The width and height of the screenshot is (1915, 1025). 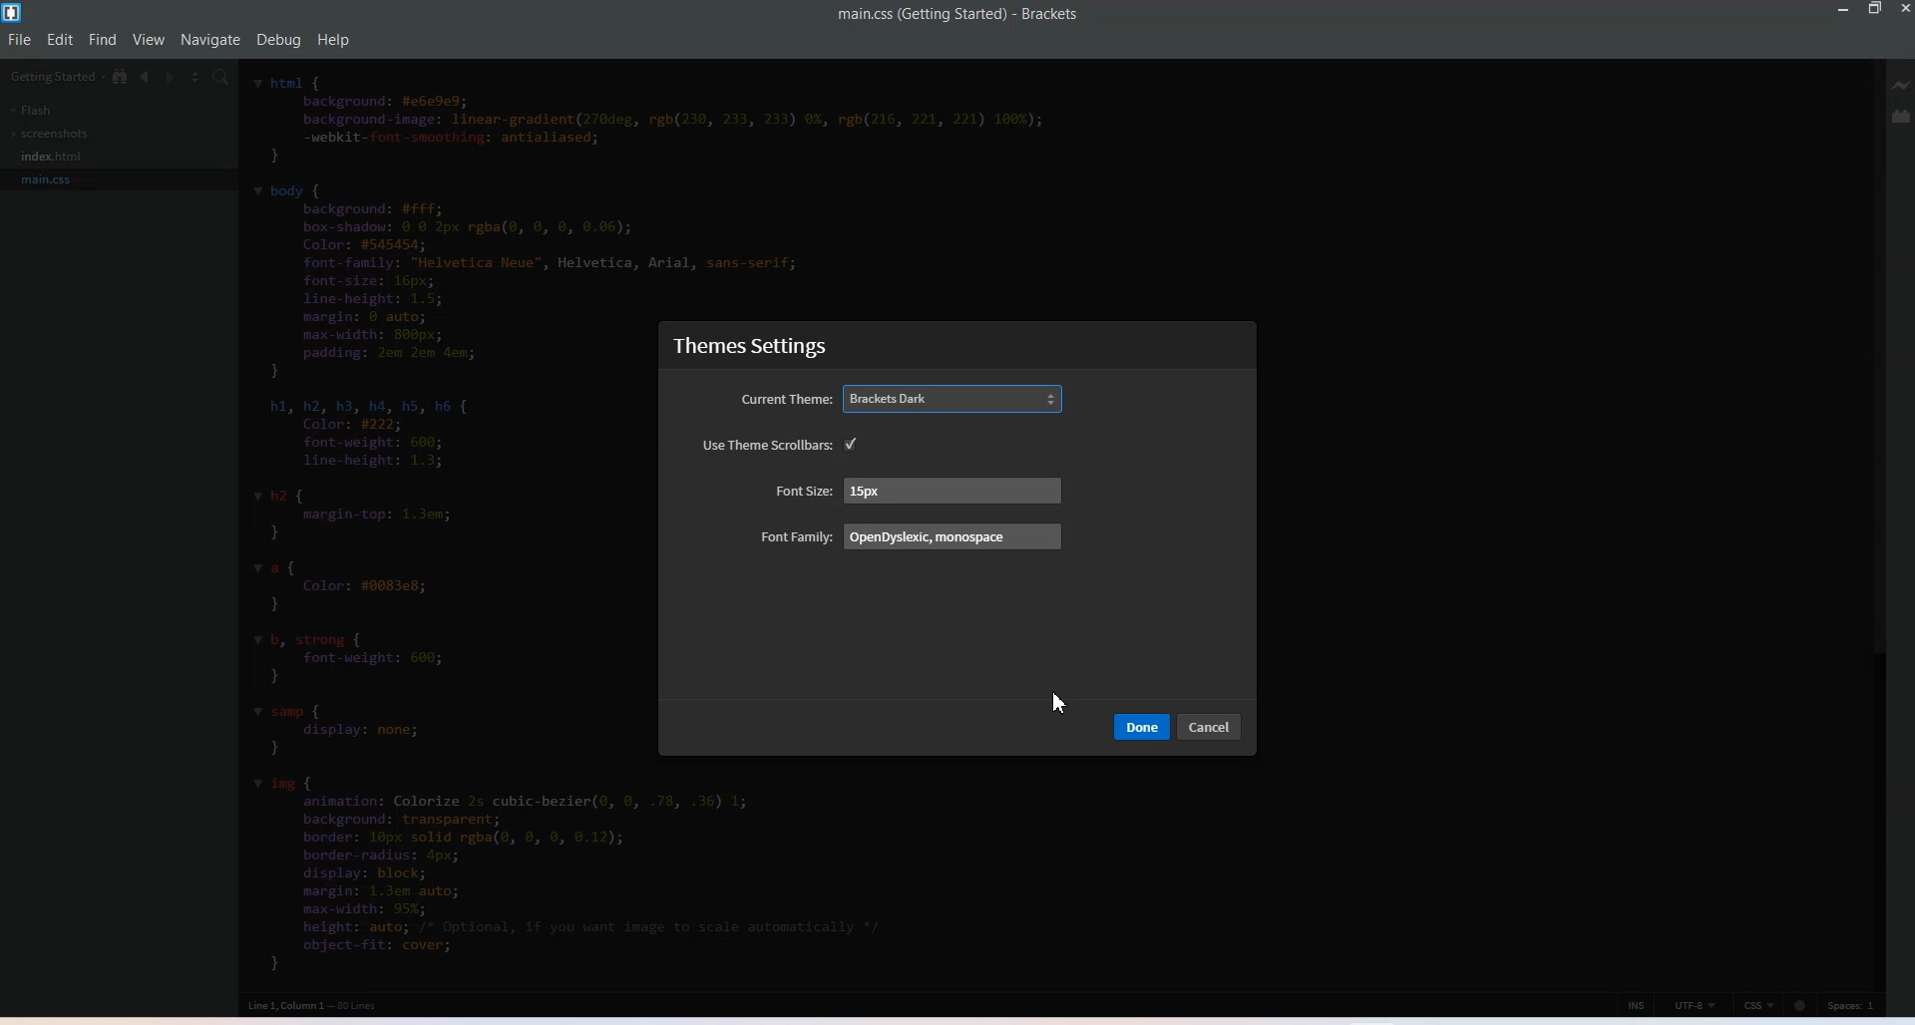 I want to click on CSS, so click(x=1759, y=1004).